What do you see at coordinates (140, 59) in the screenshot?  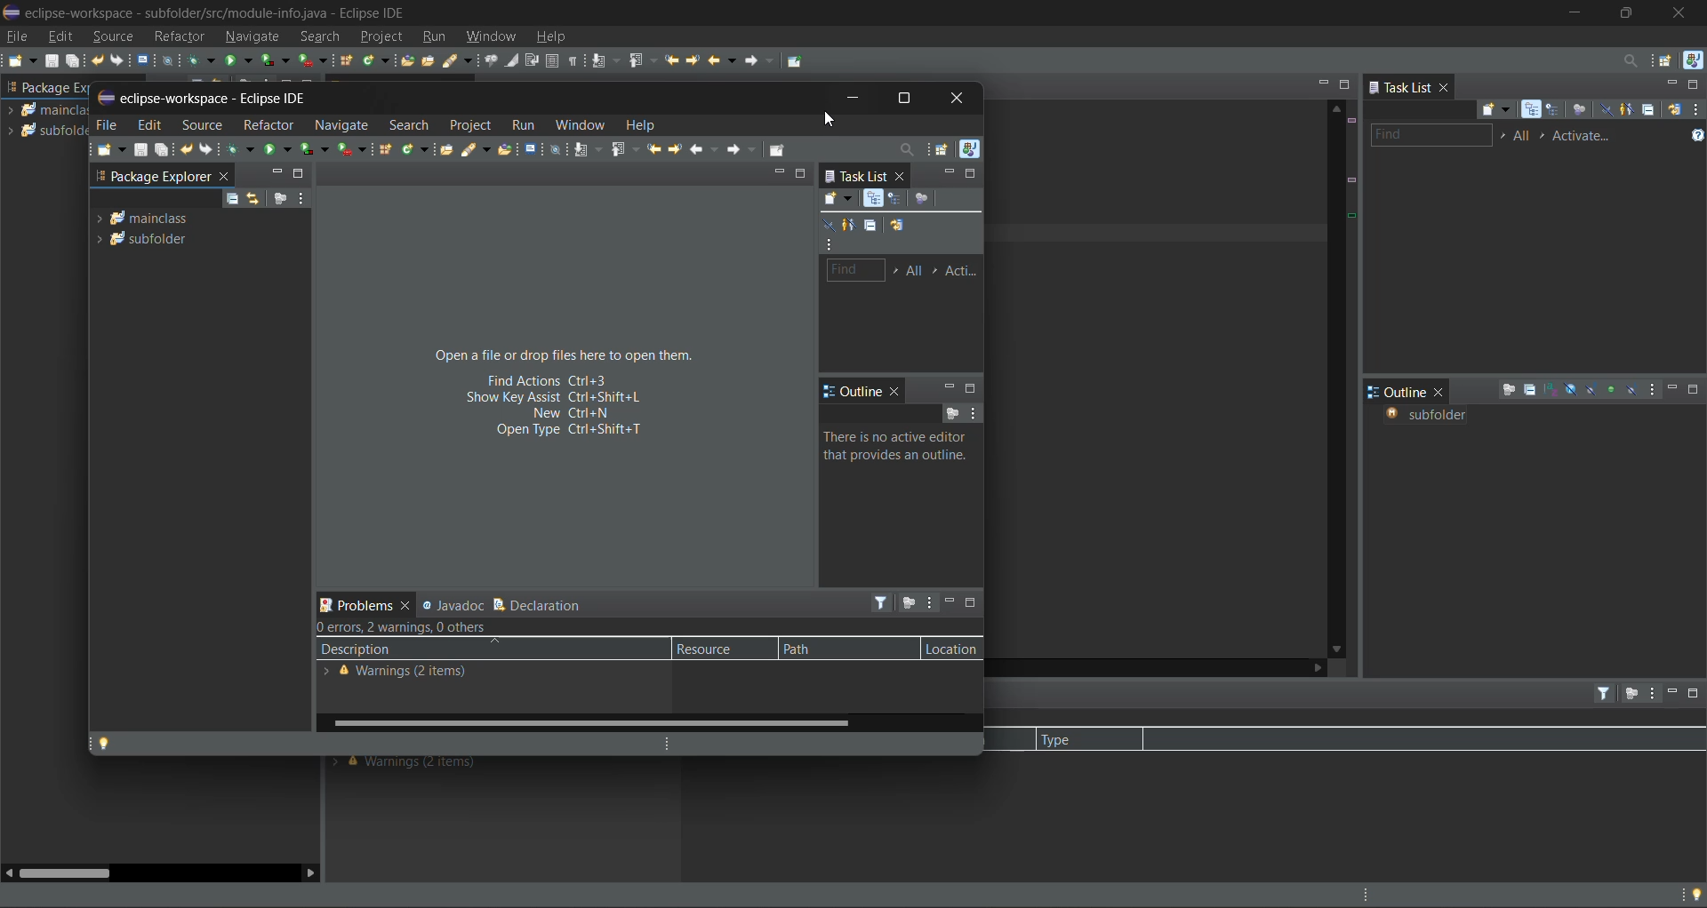 I see `open a terminal` at bounding box center [140, 59].